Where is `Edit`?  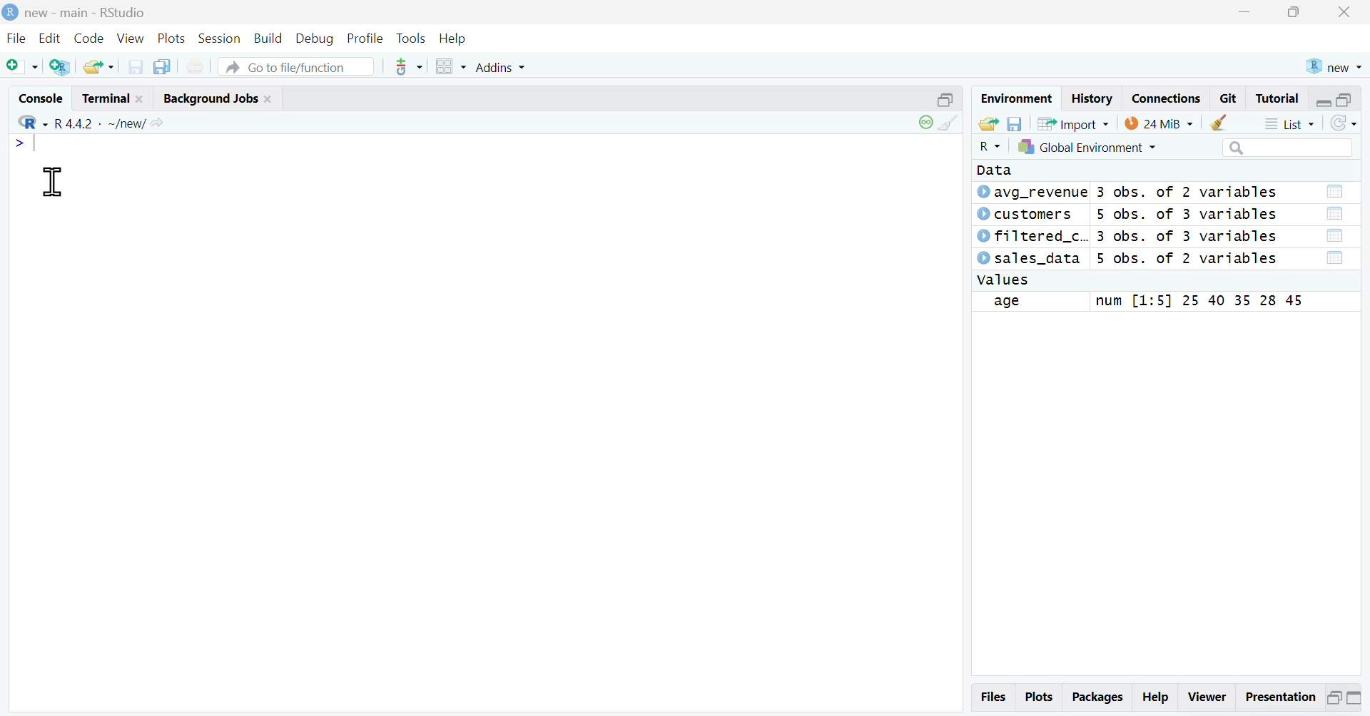
Edit is located at coordinates (49, 39).